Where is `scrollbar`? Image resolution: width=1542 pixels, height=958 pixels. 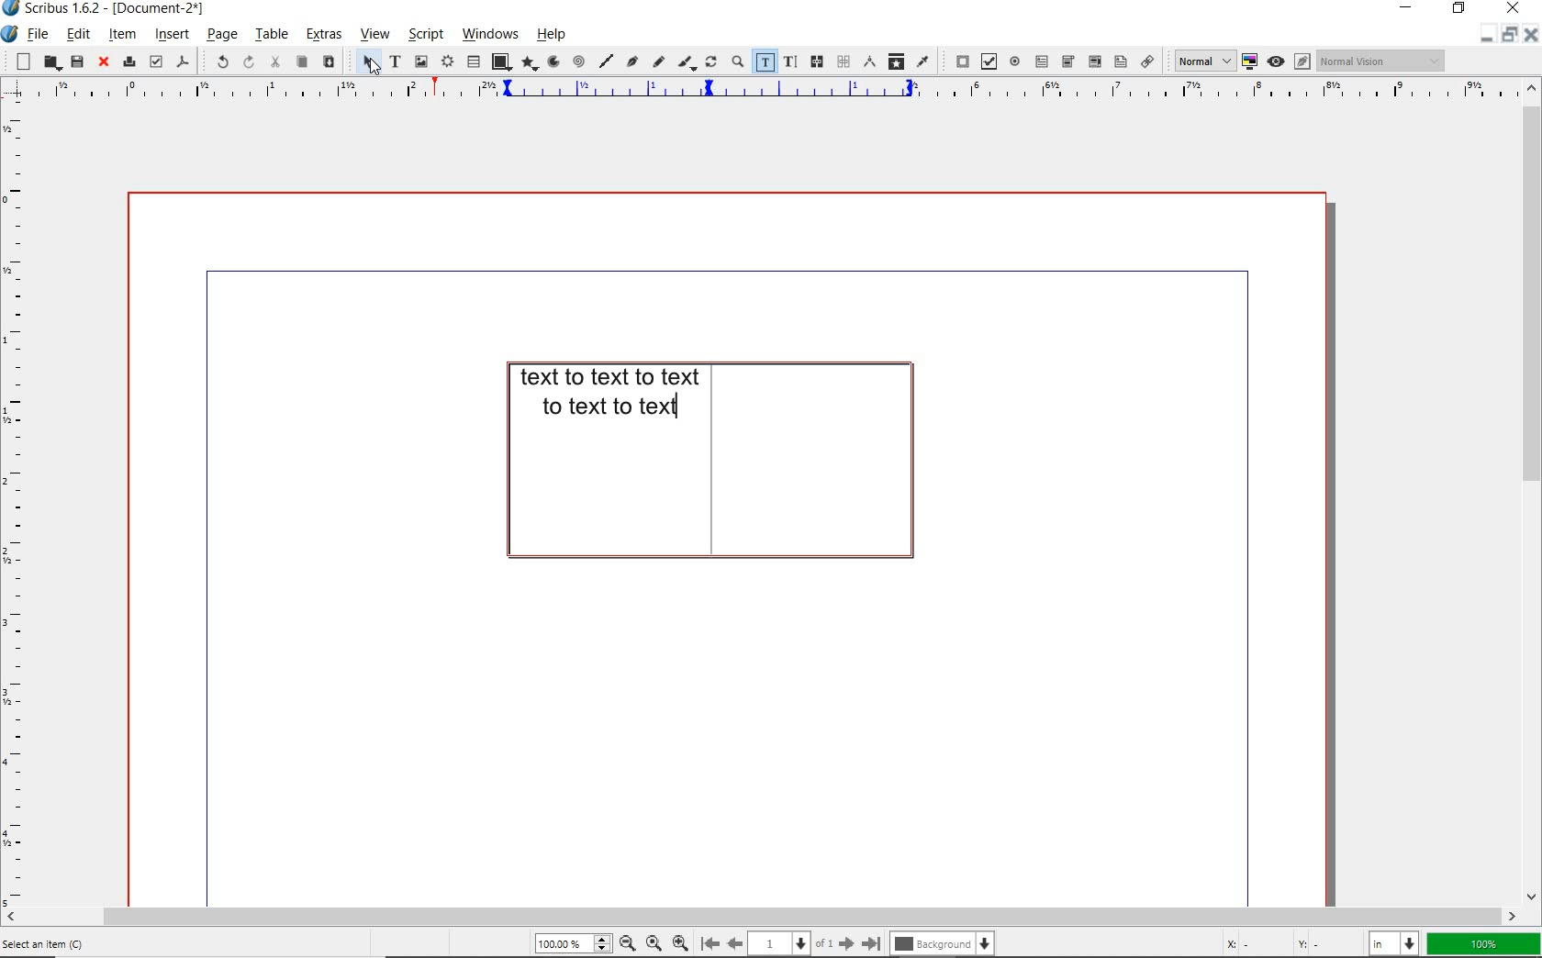
scrollbar is located at coordinates (1533, 493).